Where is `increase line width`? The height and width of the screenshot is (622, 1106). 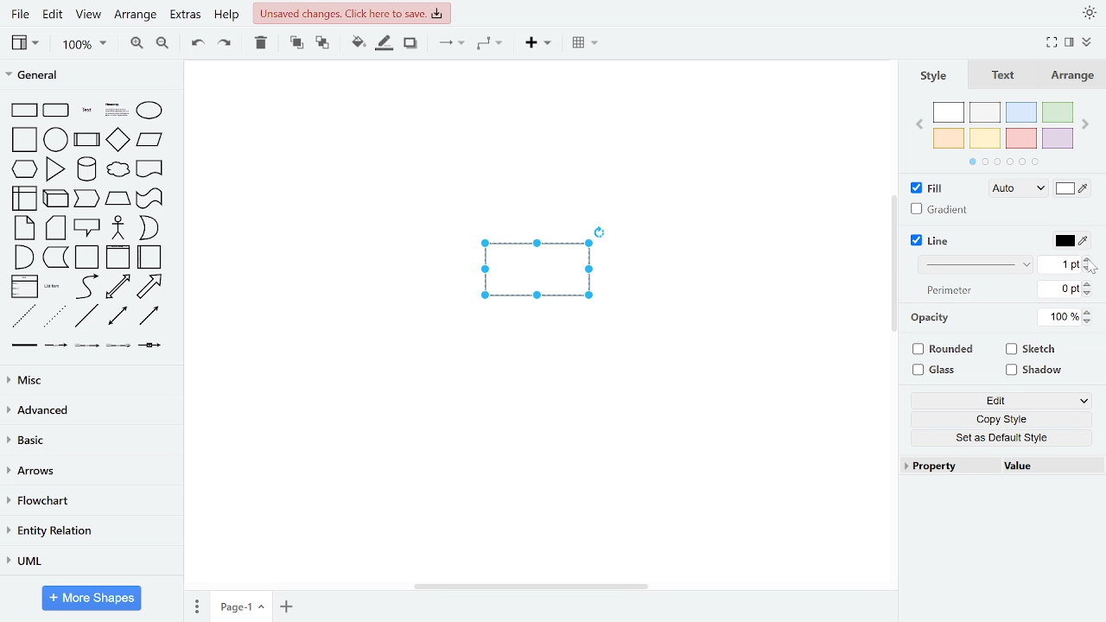
increase line width is located at coordinates (1088, 259).